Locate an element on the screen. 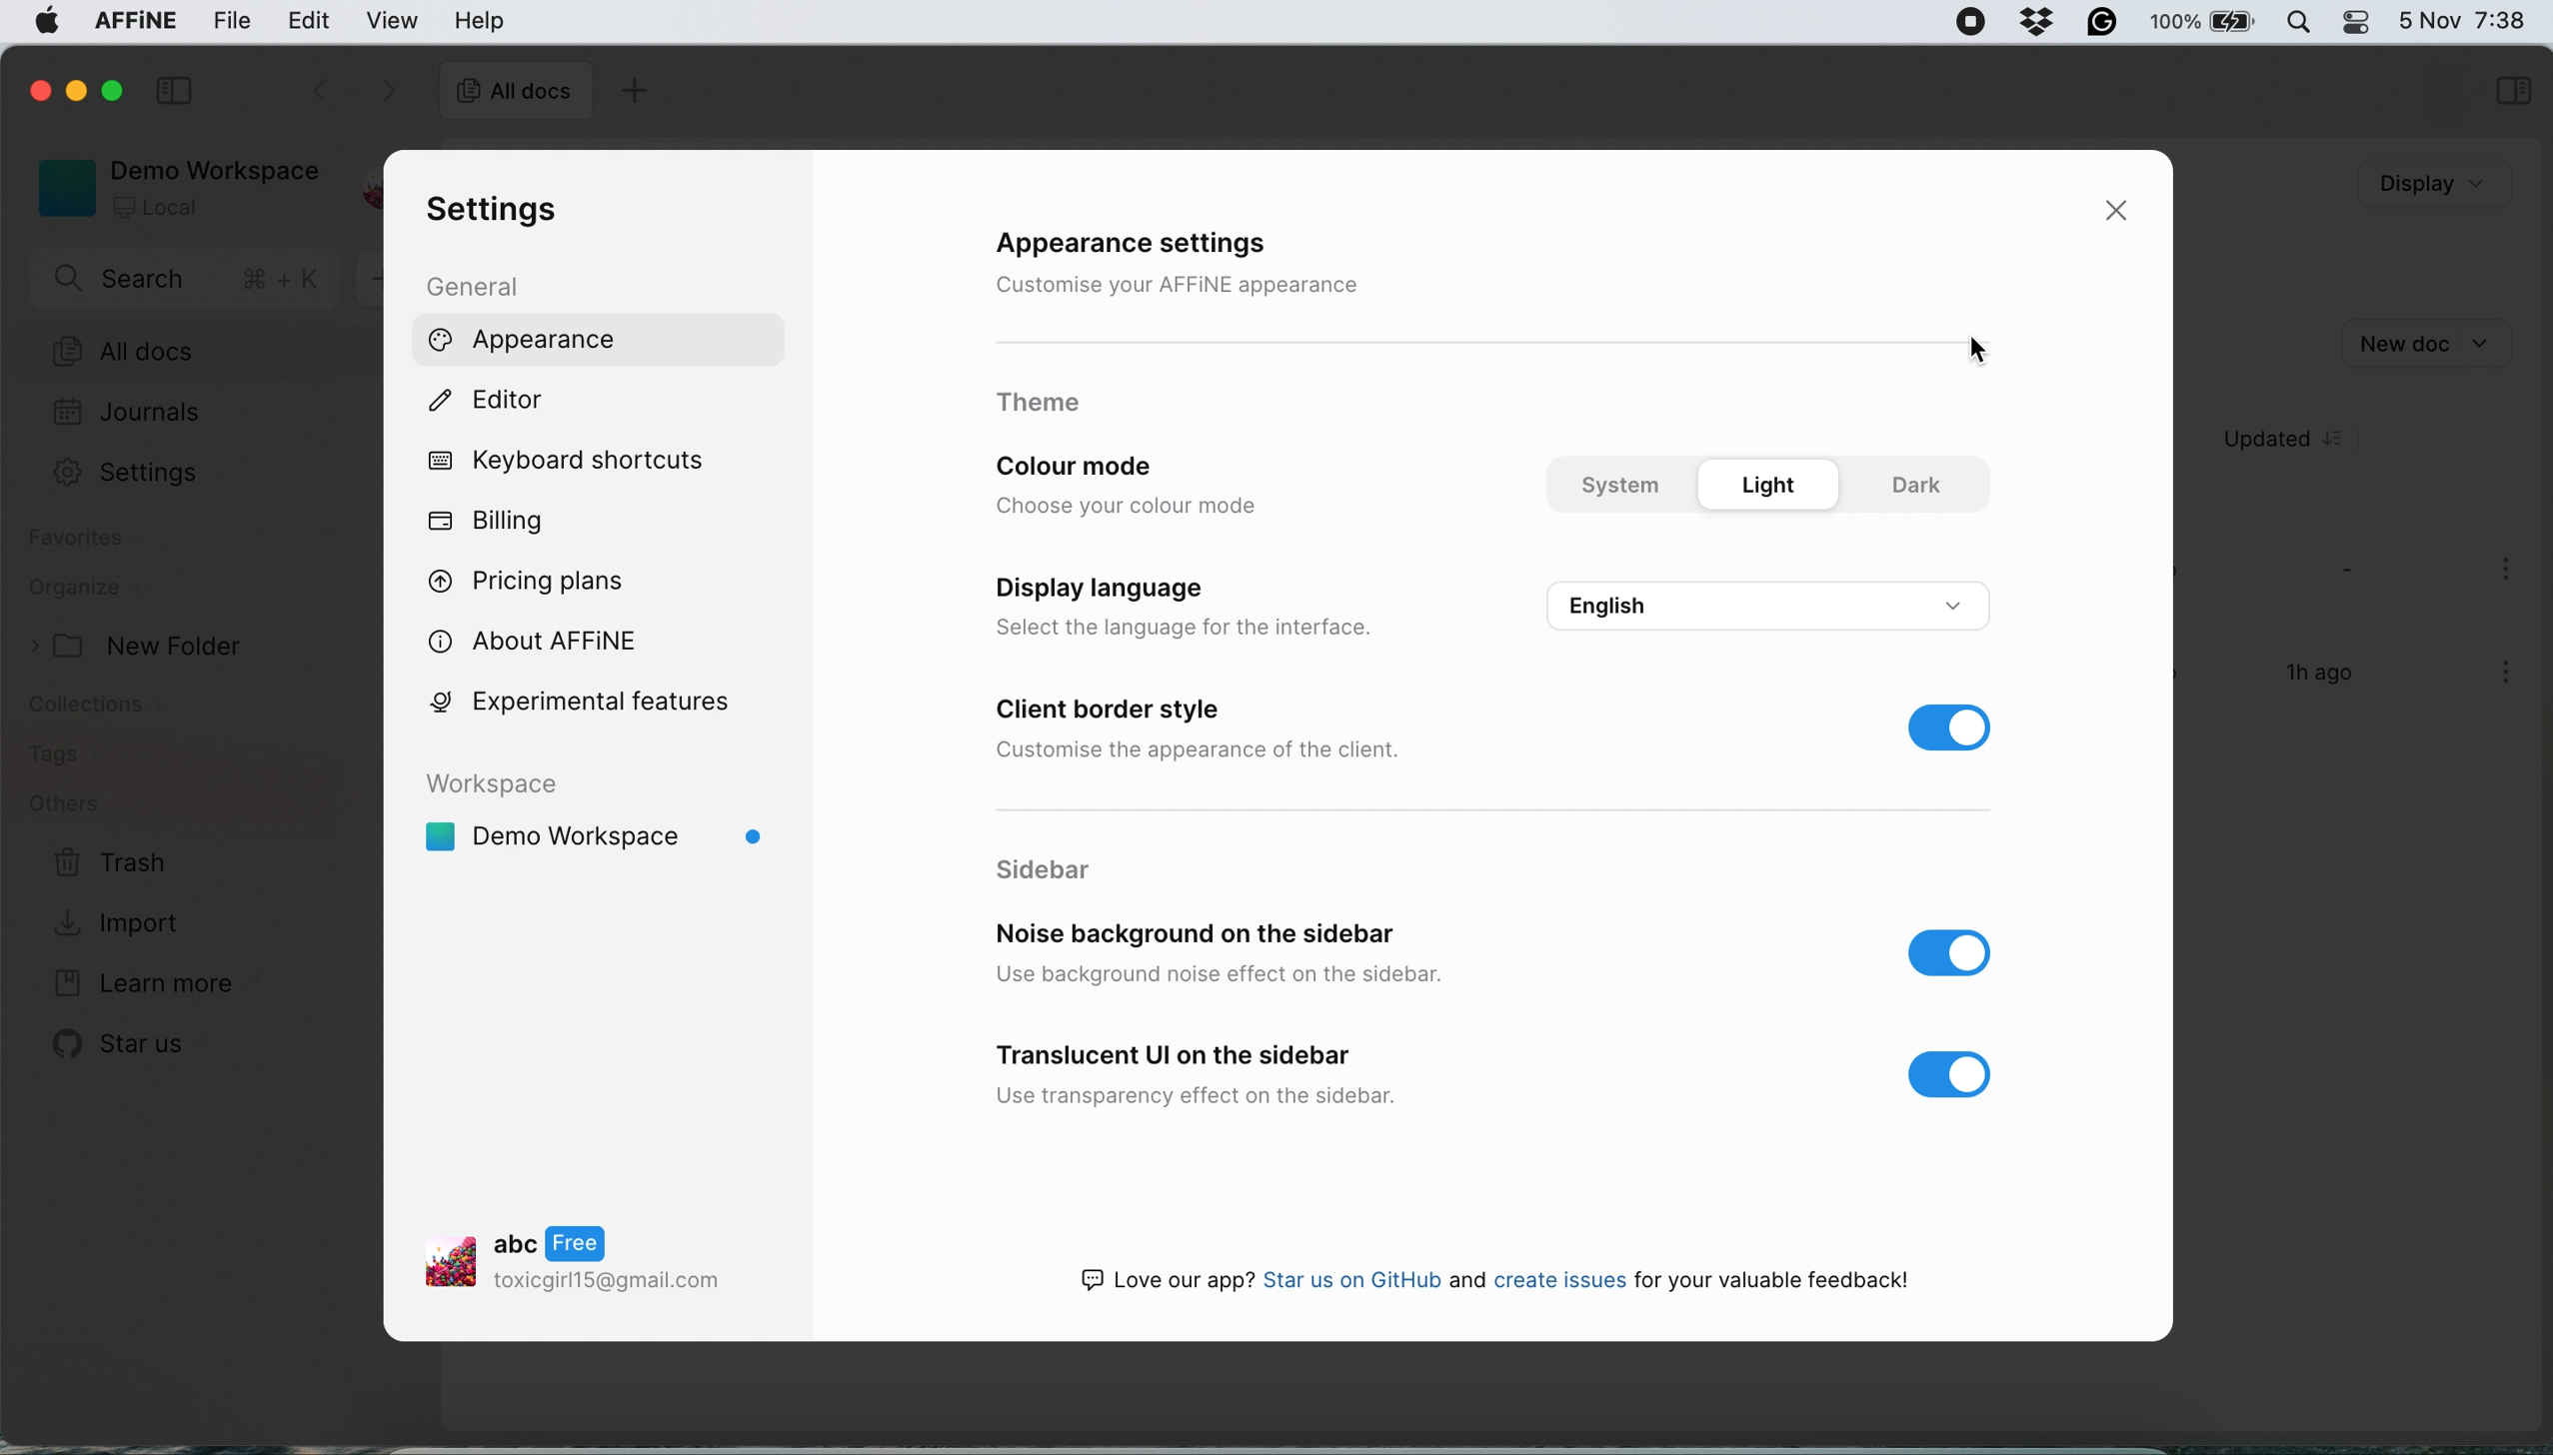 Image resolution: width=2553 pixels, height=1455 pixels. systen is located at coordinates (1626, 487).